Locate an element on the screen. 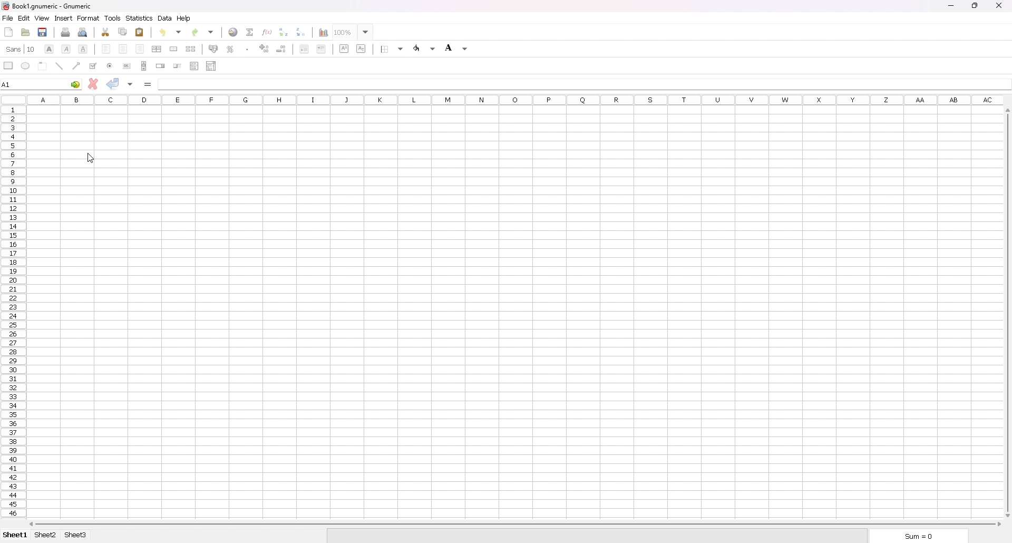 Image resolution: width=1012 pixels, height=543 pixels. foreground is located at coordinates (425, 48).